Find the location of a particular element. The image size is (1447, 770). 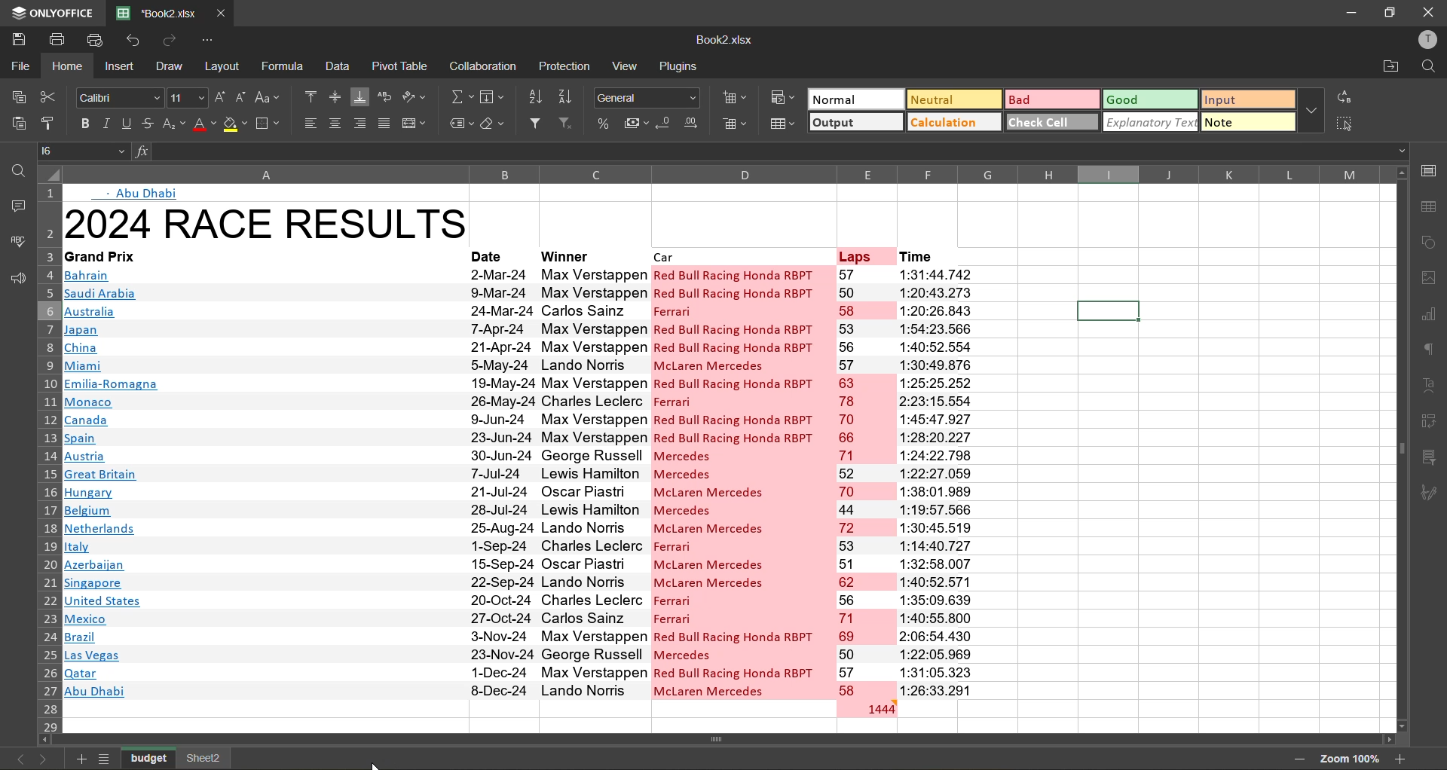

orientation is located at coordinates (416, 99).